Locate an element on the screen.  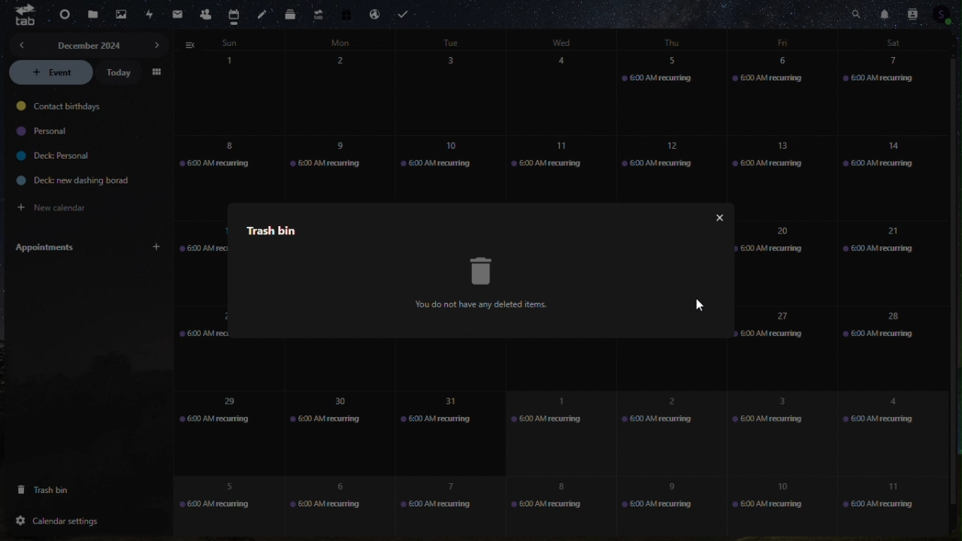
27 is located at coordinates (777, 340).